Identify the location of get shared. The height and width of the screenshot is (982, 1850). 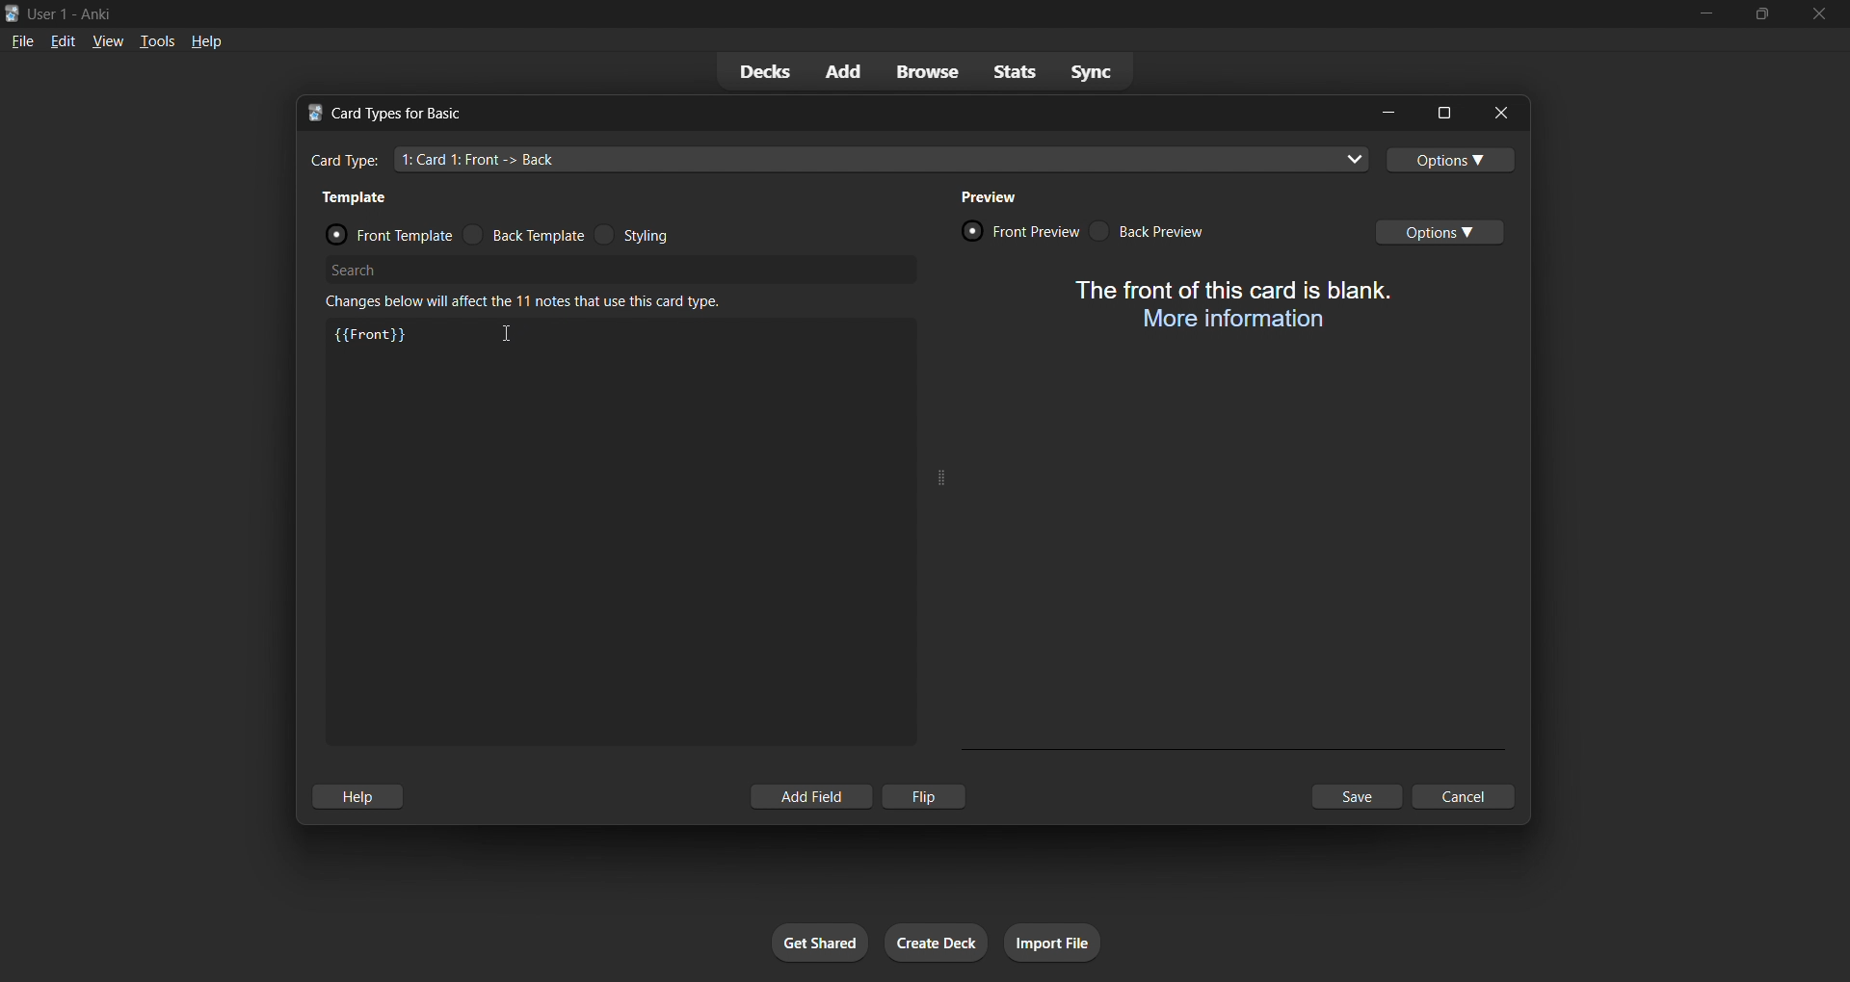
(816, 942).